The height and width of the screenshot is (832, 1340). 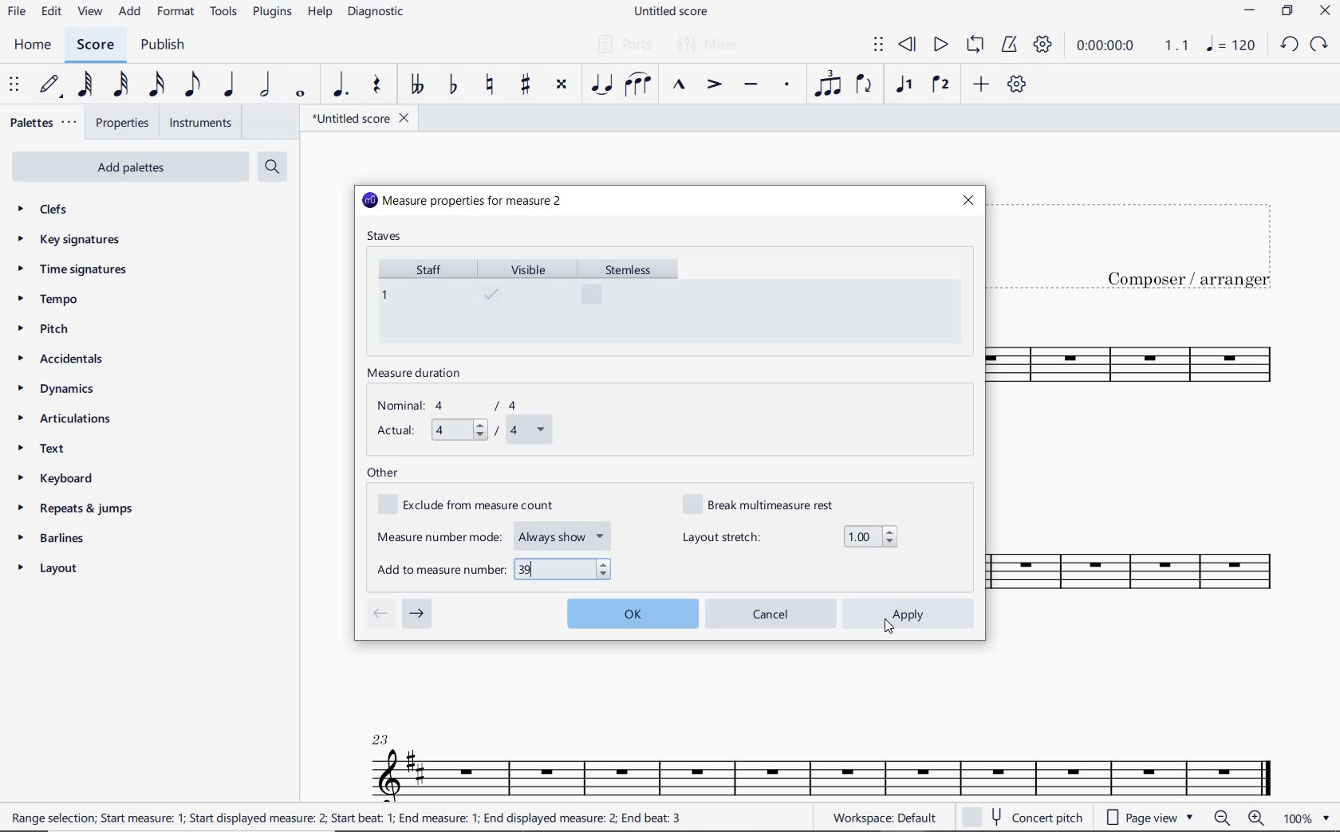 I want to click on ADD PALETTES, so click(x=128, y=166).